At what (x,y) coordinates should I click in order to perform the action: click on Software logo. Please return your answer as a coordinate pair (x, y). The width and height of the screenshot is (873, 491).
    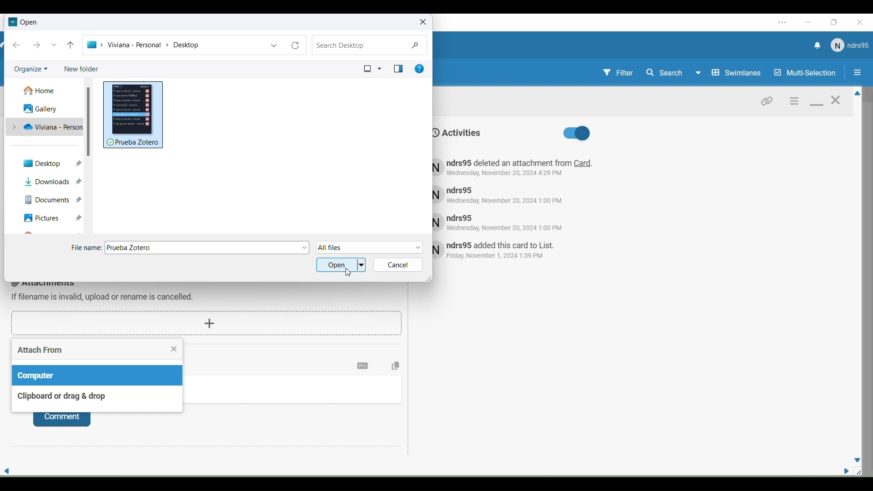
    Looking at the image, I should click on (12, 22).